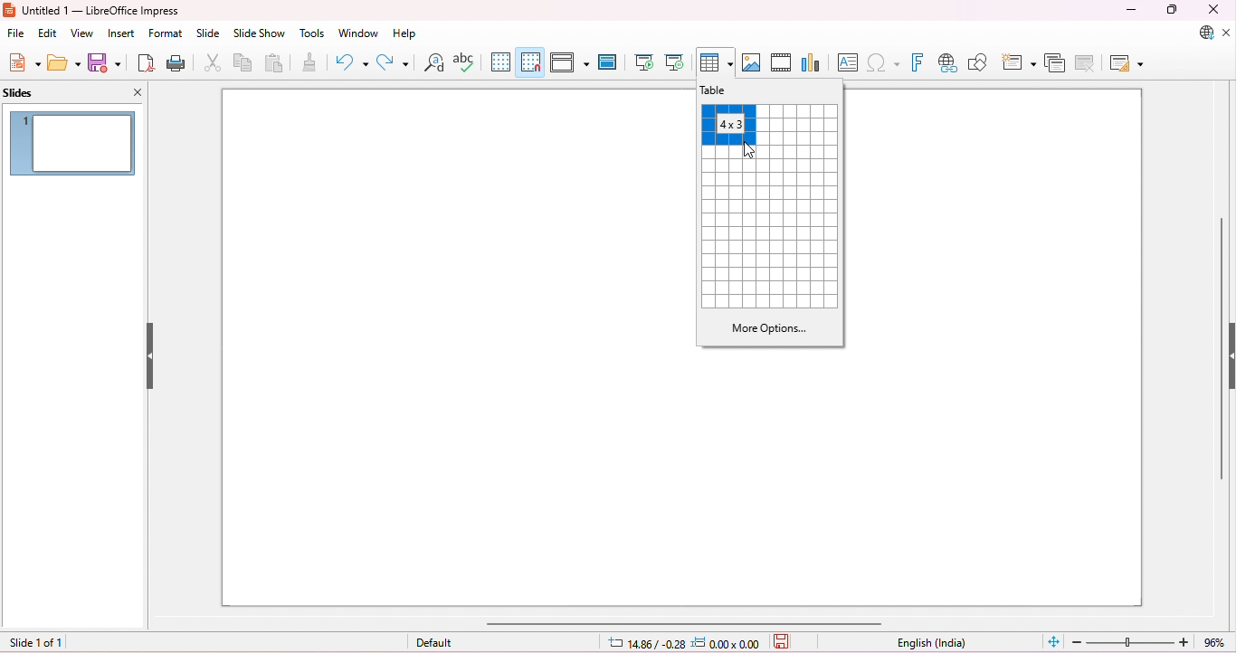 The image size is (1236, 653). Describe the element at coordinates (768, 328) in the screenshot. I see `more options` at that location.